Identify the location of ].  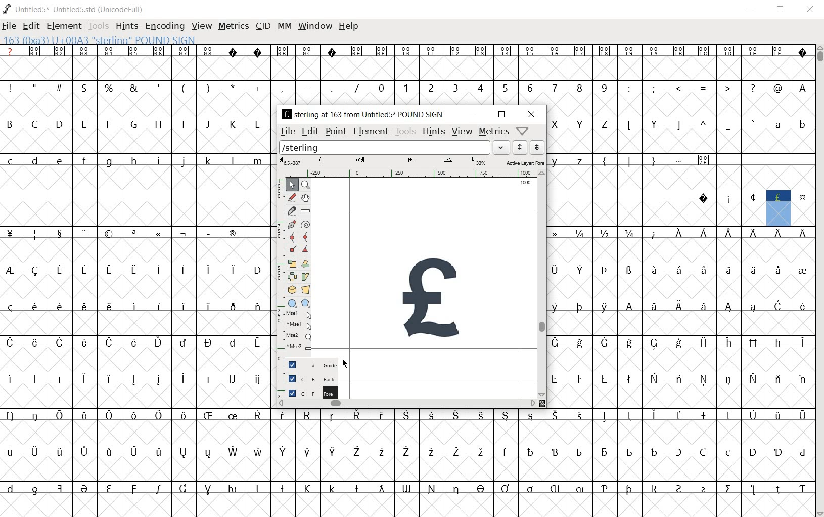
(679, 124).